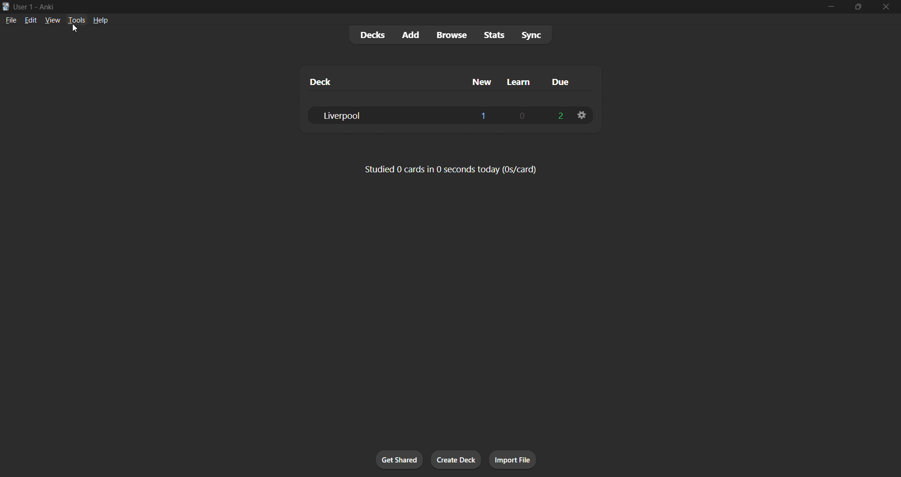  What do you see at coordinates (495, 35) in the screenshot?
I see `stats` at bounding box center [495, 35].